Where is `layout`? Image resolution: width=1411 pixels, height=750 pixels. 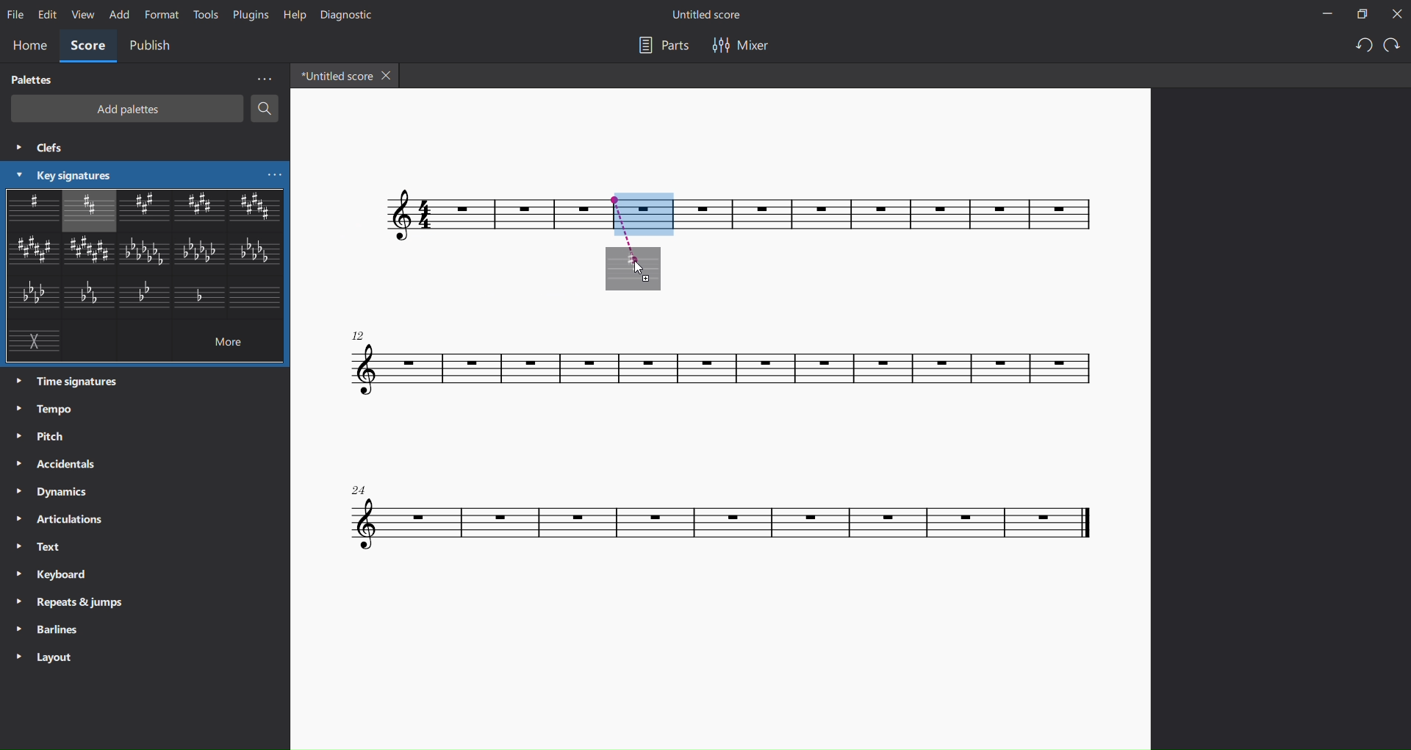
layout is located at coordinates (49, 659).